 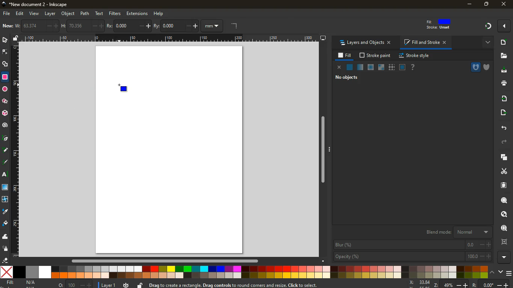 What do you see at coordinates (391, 67) in the screenshot?
I see `texture` at bounding box center [391, 67].